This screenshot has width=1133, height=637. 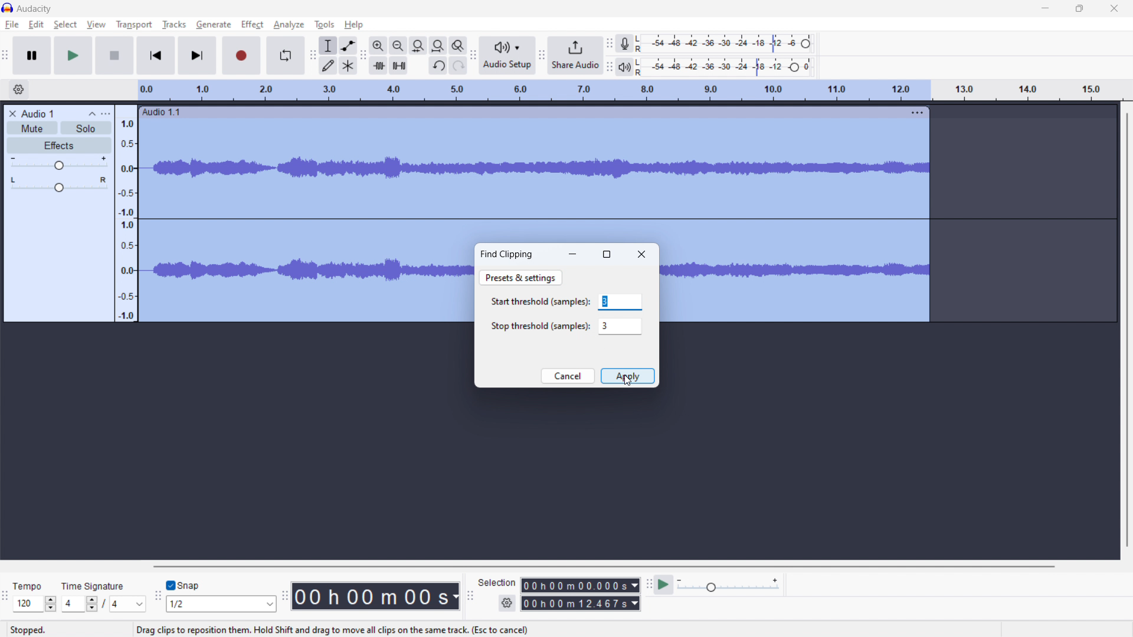 What do you see at coordinates (609, 68) in the screenshot?
I see `playback meter toolbar` at bounding box center [609, 68].